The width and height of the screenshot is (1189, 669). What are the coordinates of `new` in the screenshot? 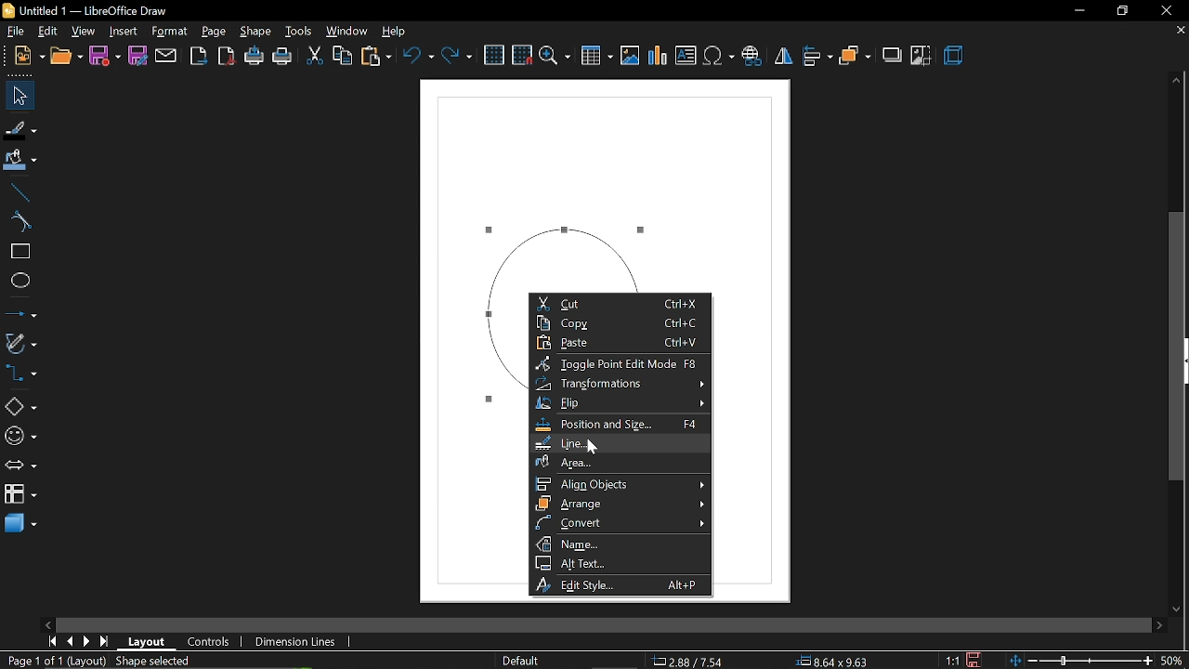 It's located at (67, 57).